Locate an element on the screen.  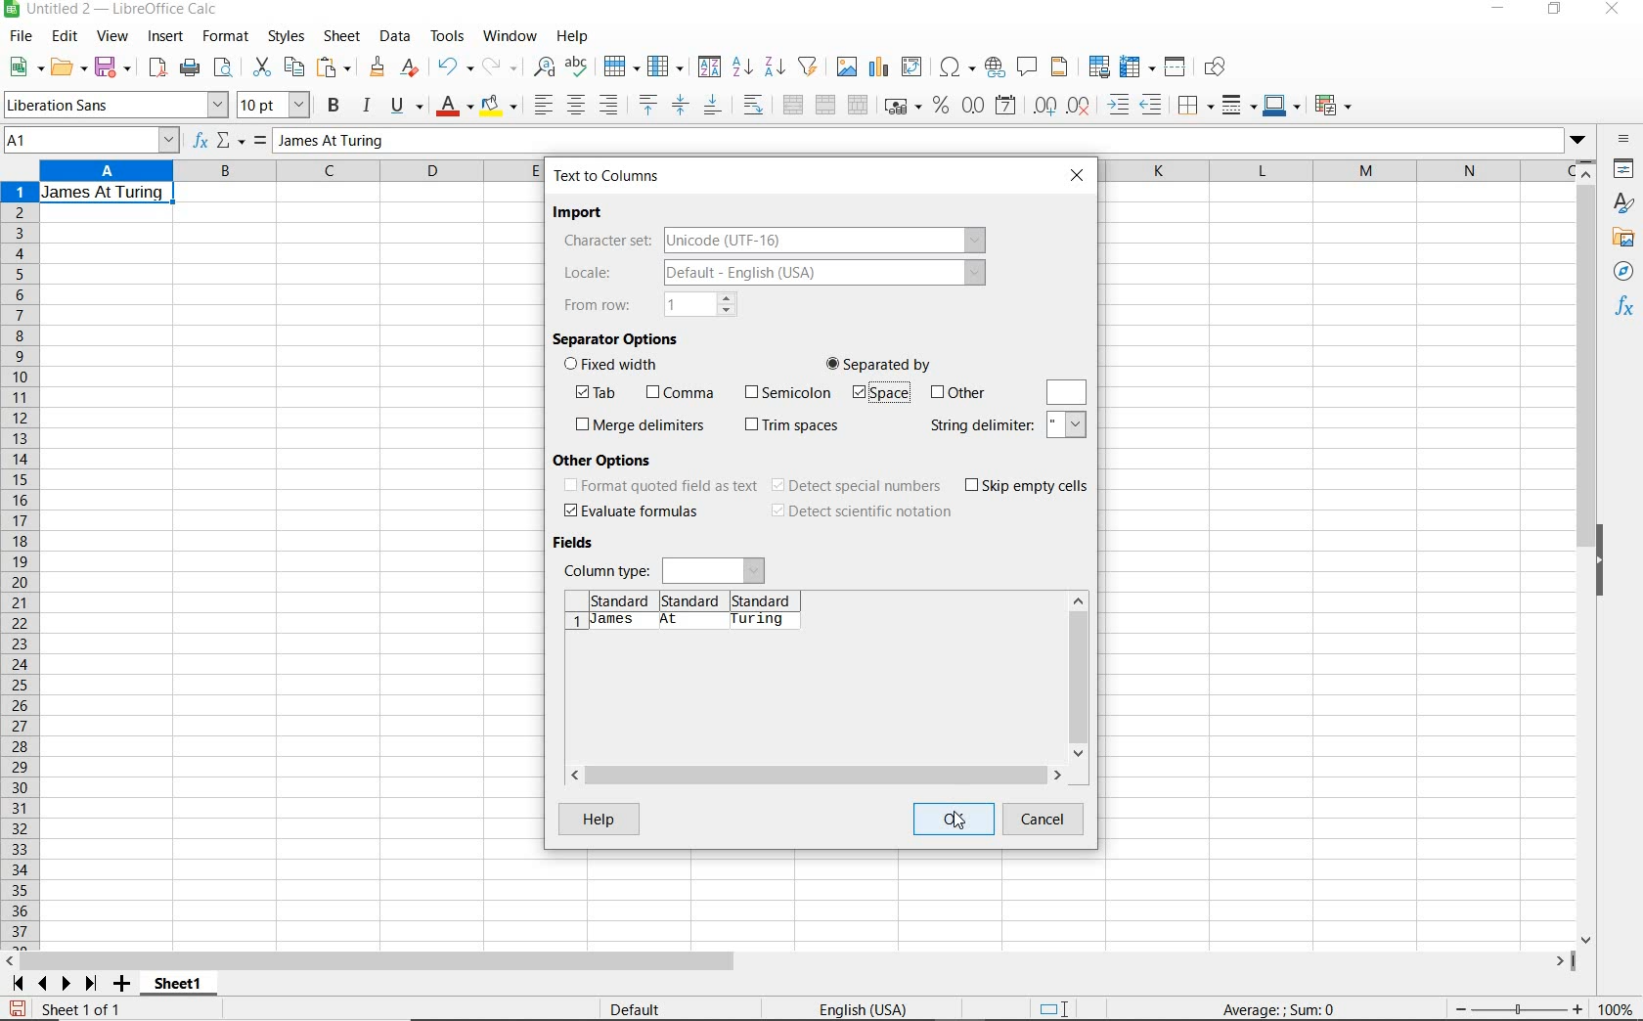
align left is located at coordinates (540, 102).